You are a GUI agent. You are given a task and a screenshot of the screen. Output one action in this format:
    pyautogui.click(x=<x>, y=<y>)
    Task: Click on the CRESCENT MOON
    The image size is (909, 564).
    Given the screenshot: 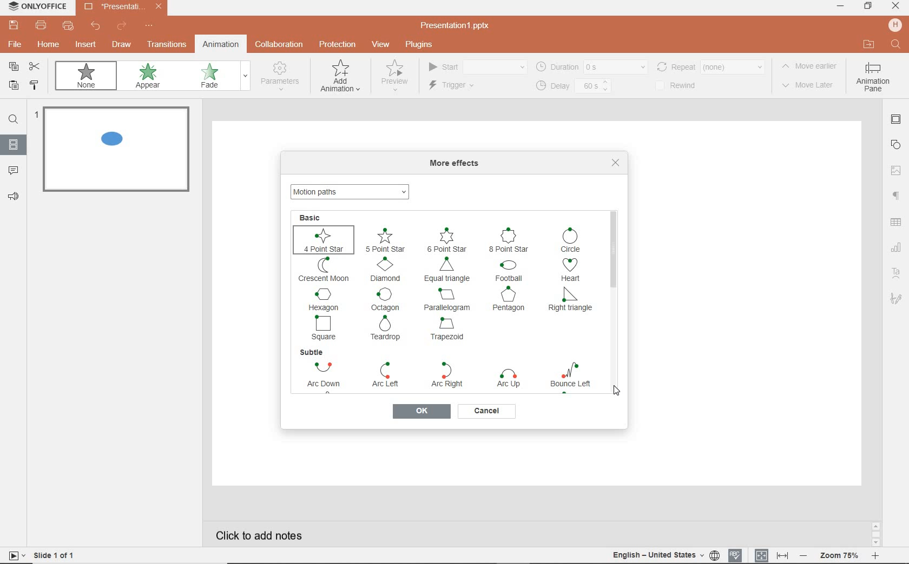 What is the action you would take?
    pyautogui.click(x=324, y=269)
    